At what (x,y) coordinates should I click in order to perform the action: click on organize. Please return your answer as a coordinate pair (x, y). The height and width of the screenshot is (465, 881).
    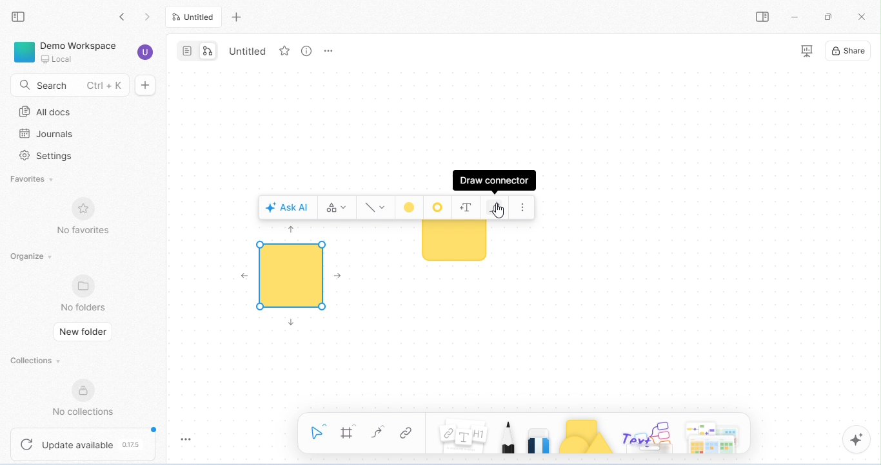
    Looking at the image, I should click on (33, 256).